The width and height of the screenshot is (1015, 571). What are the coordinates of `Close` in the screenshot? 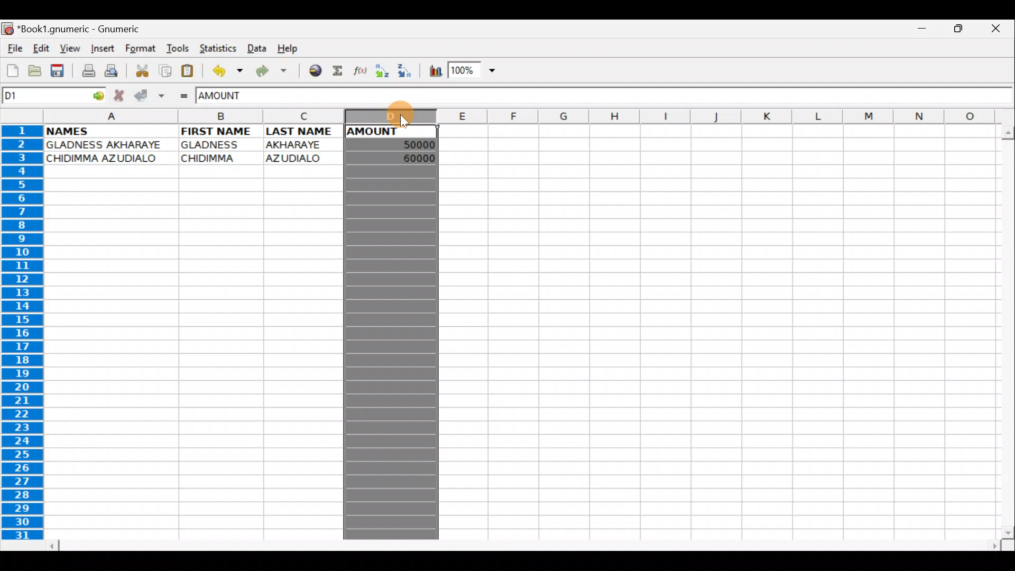 It's located at (996, 27).